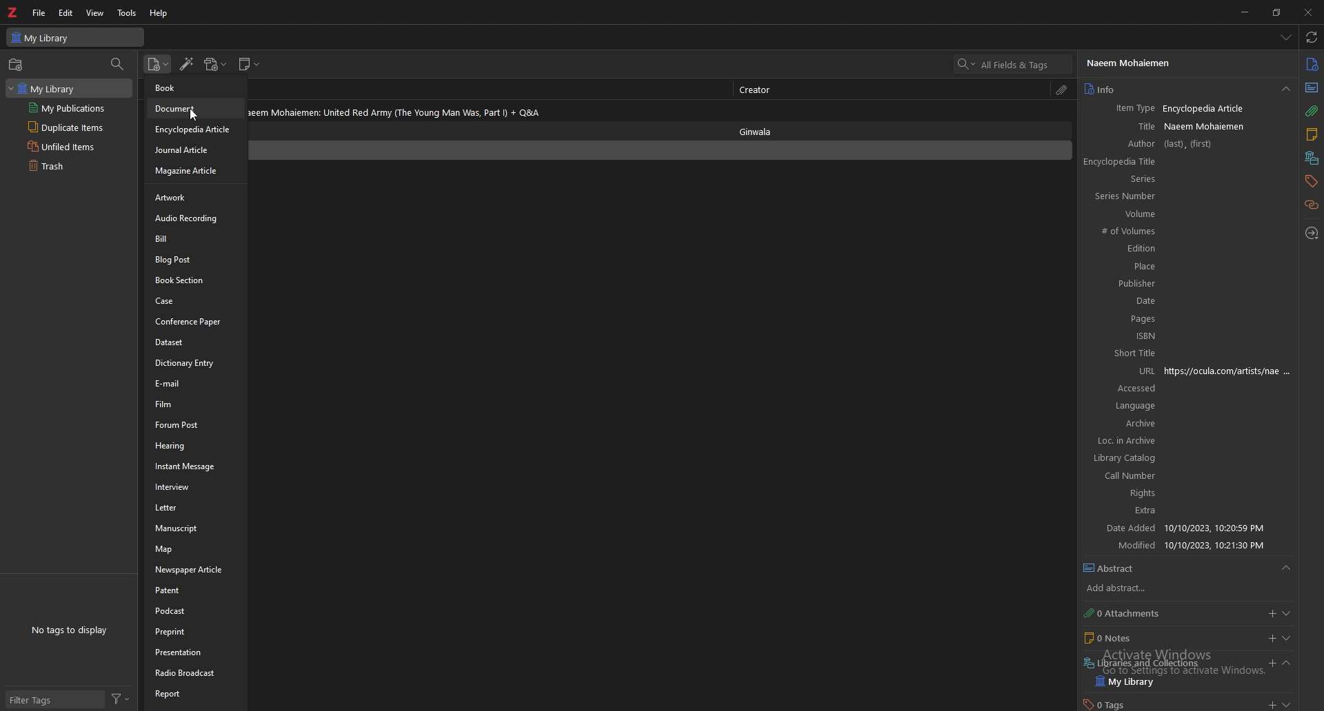  Describe the element at coordinates (194, 115) in the screenshot. I see `Cursor` at that location.